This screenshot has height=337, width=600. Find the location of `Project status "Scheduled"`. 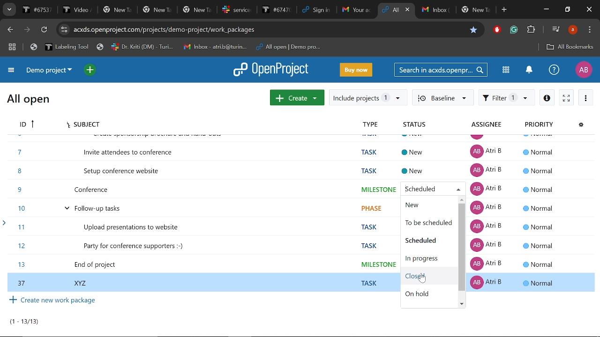

Project status "Scheduled" is located at coordinates (423, 241).